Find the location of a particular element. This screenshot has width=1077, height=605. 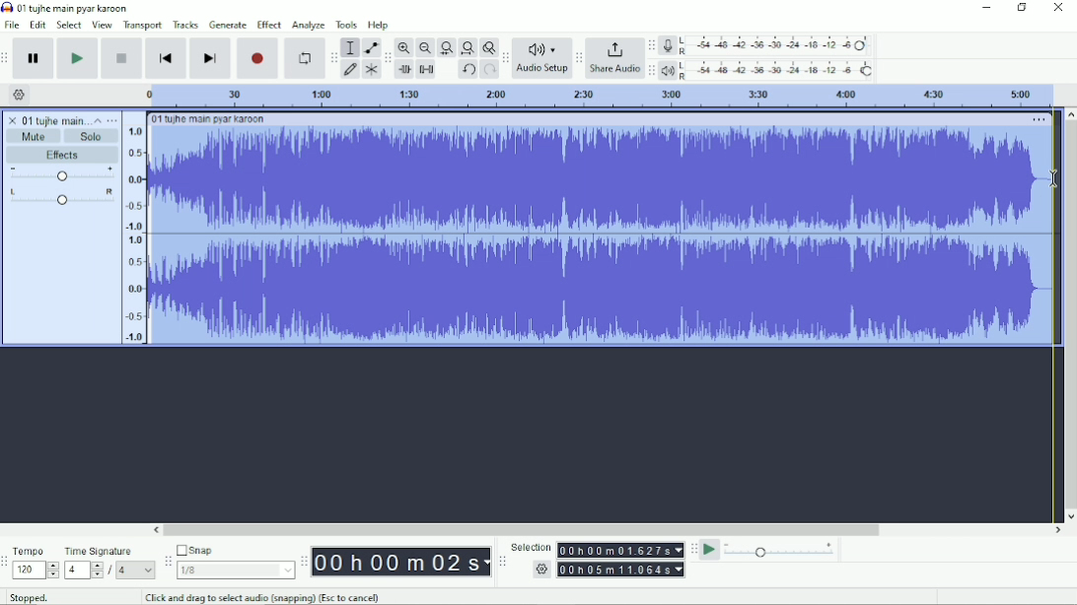

Selection tool is located at coordinates (350, 47).